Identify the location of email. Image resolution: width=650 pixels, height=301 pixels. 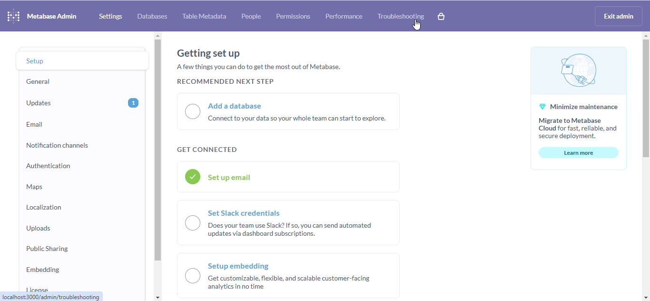
(36, 125).